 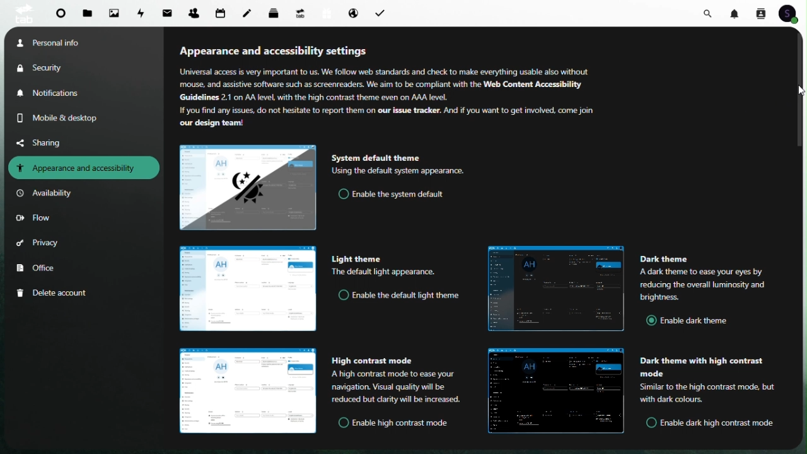 What do you see at coordinates (394, 194) in the screenshot?
I see `Enable the system default` at bounding box center [394, 194].